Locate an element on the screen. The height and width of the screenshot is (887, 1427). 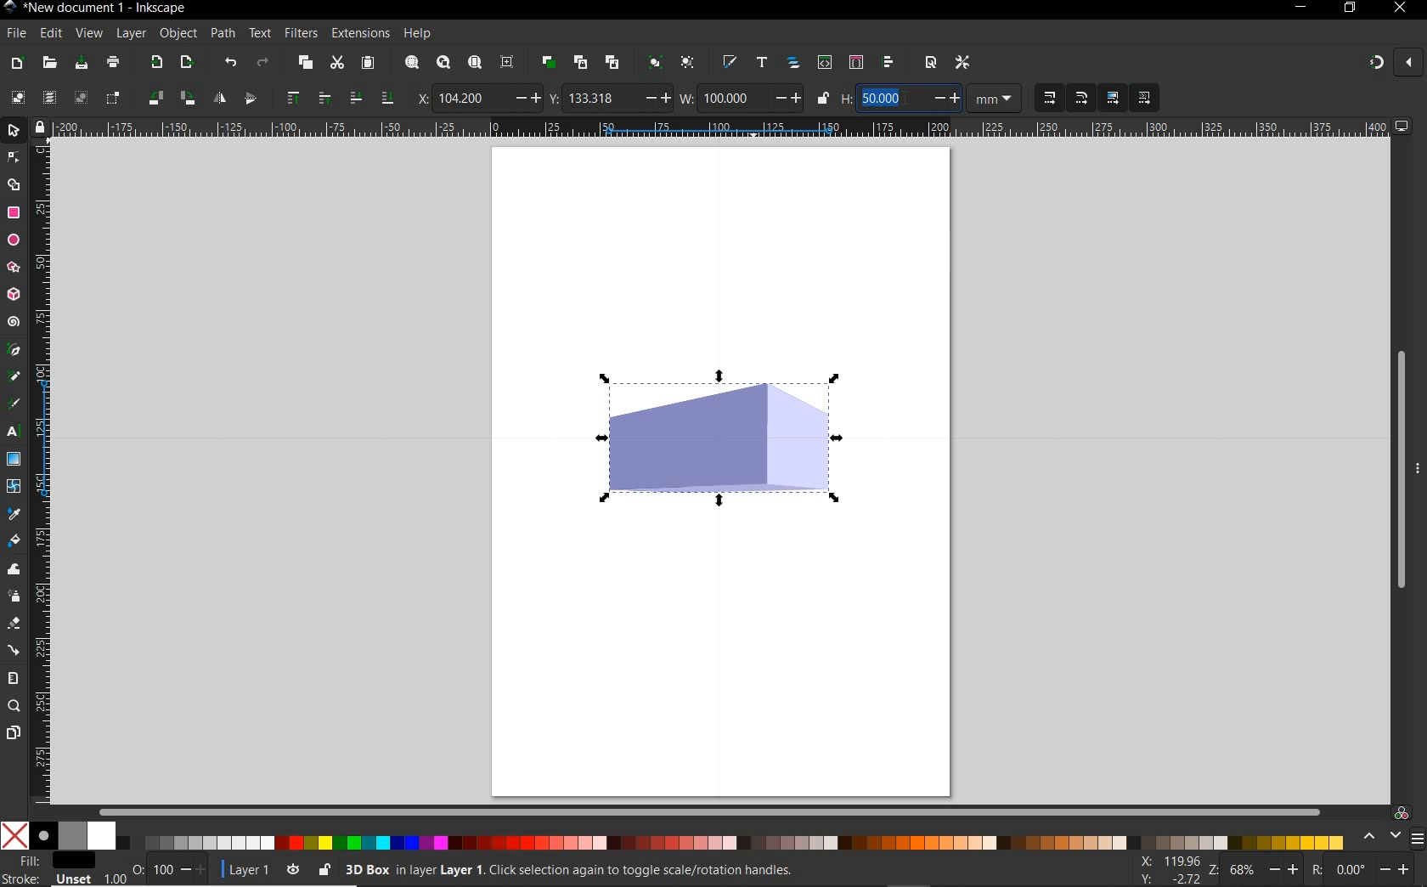
gradient tool is located at coordinates (14, 459).